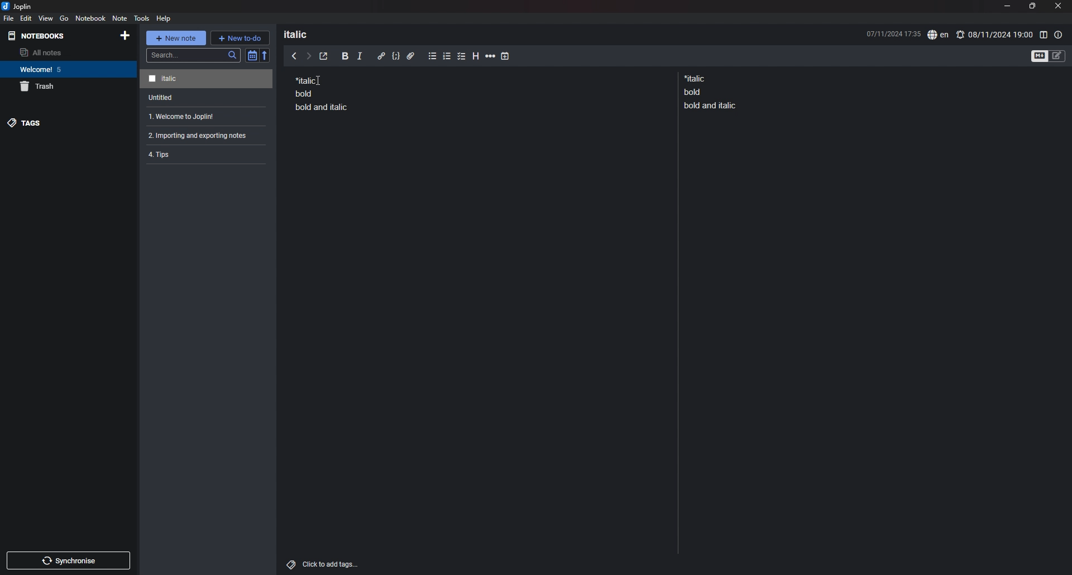 The width and height of the screenshot is (1072, 575). What do you see at coordinates (1059, 35) in the screenshot?
I see `note properties` at bounding box center [1059, 35].